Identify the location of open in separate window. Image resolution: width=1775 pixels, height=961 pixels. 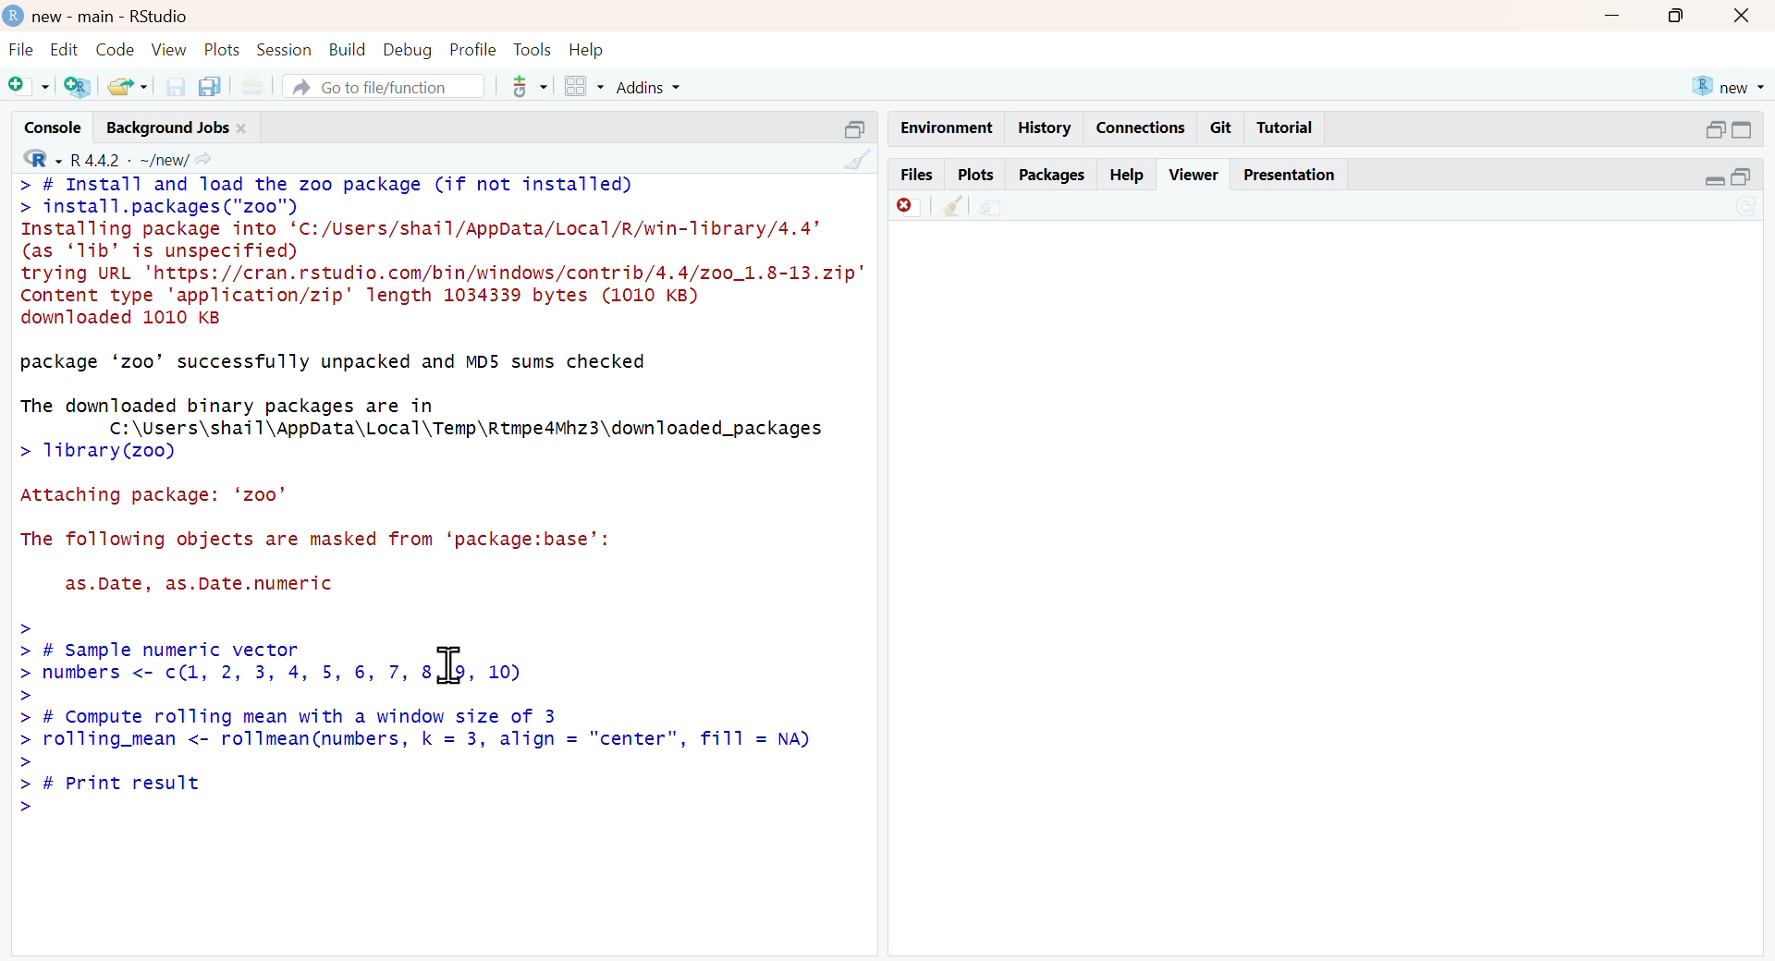
(1741, 176).